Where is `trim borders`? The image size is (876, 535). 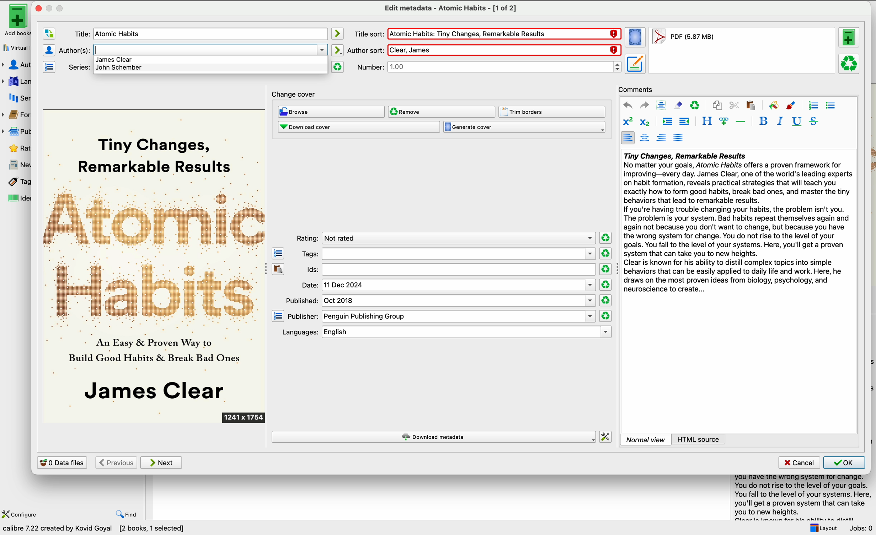
trim borders is located at coordinates (553, 112).